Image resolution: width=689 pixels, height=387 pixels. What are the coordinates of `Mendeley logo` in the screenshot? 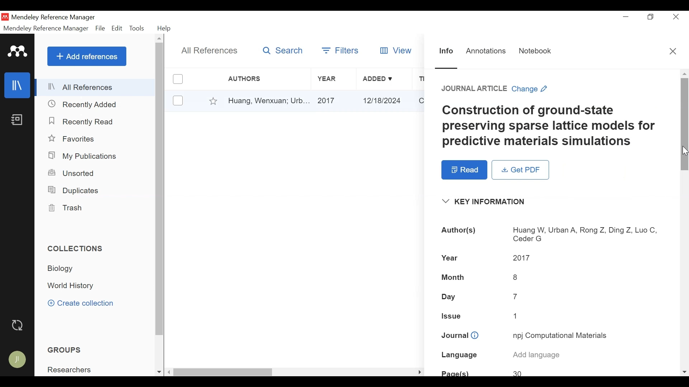 It's located at (18, 52).